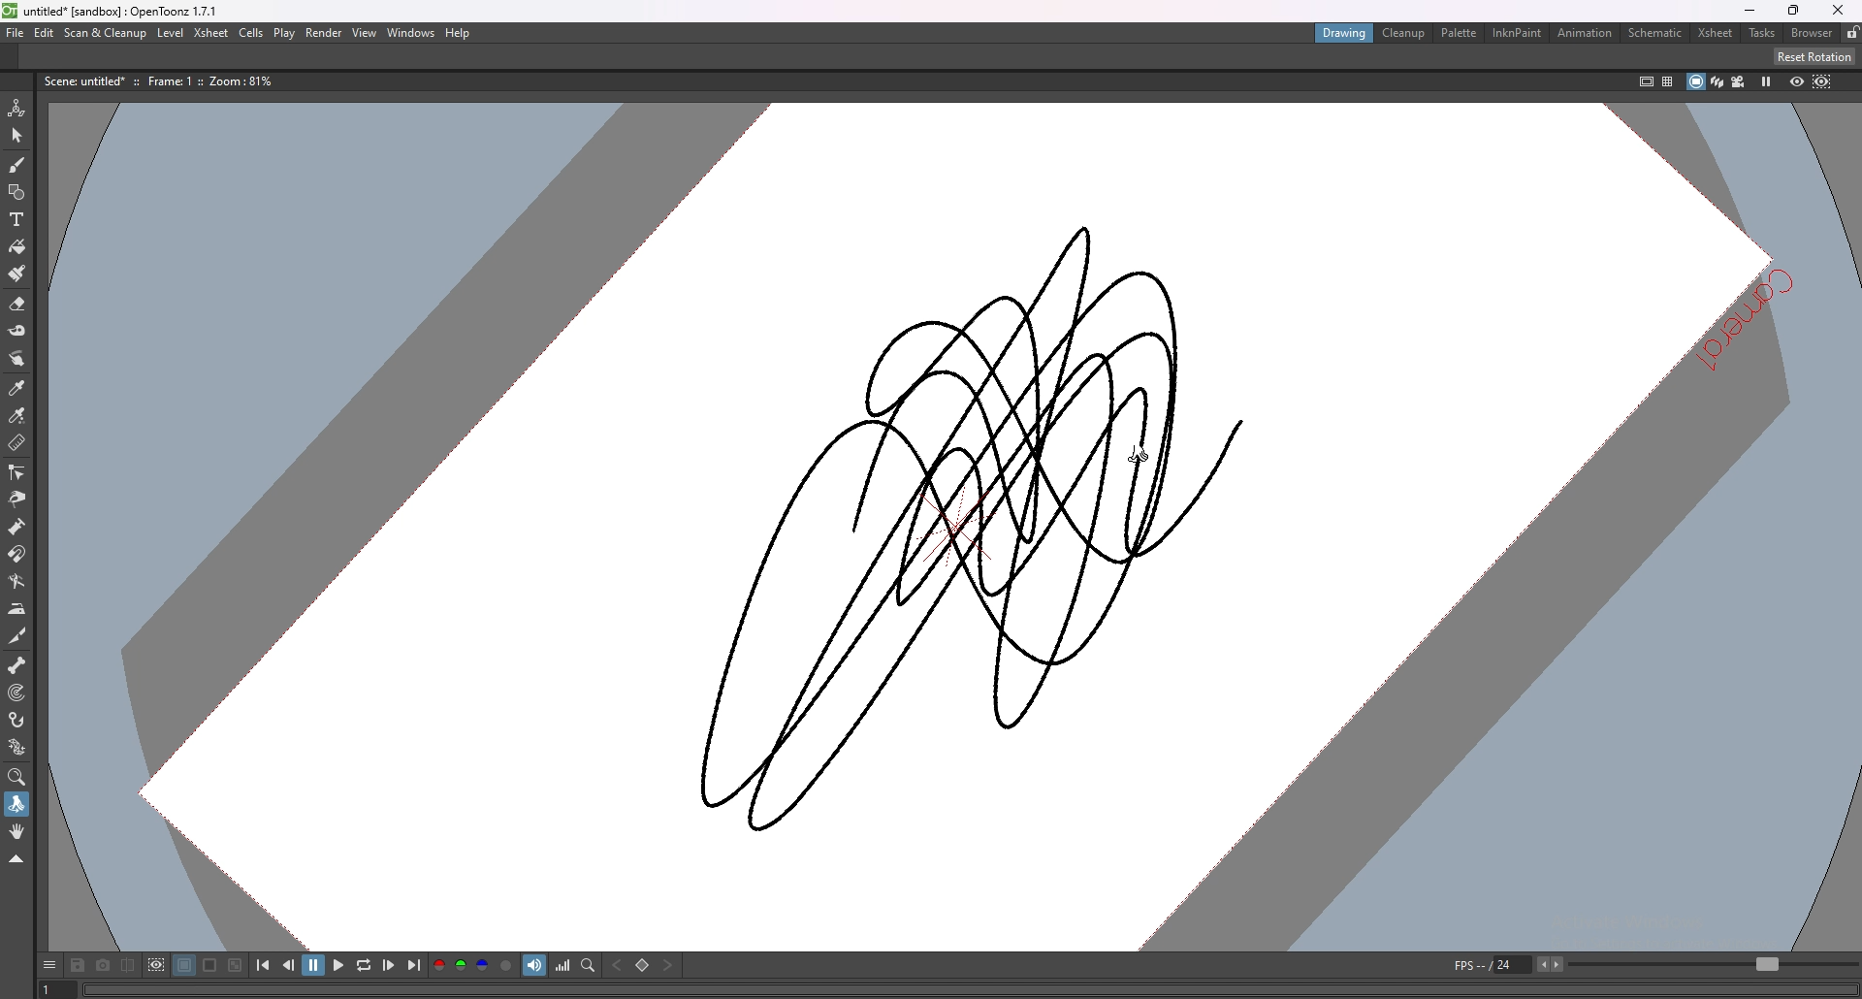 The image size is (1862, 999). I want to click on red channel, so click(438, 966).